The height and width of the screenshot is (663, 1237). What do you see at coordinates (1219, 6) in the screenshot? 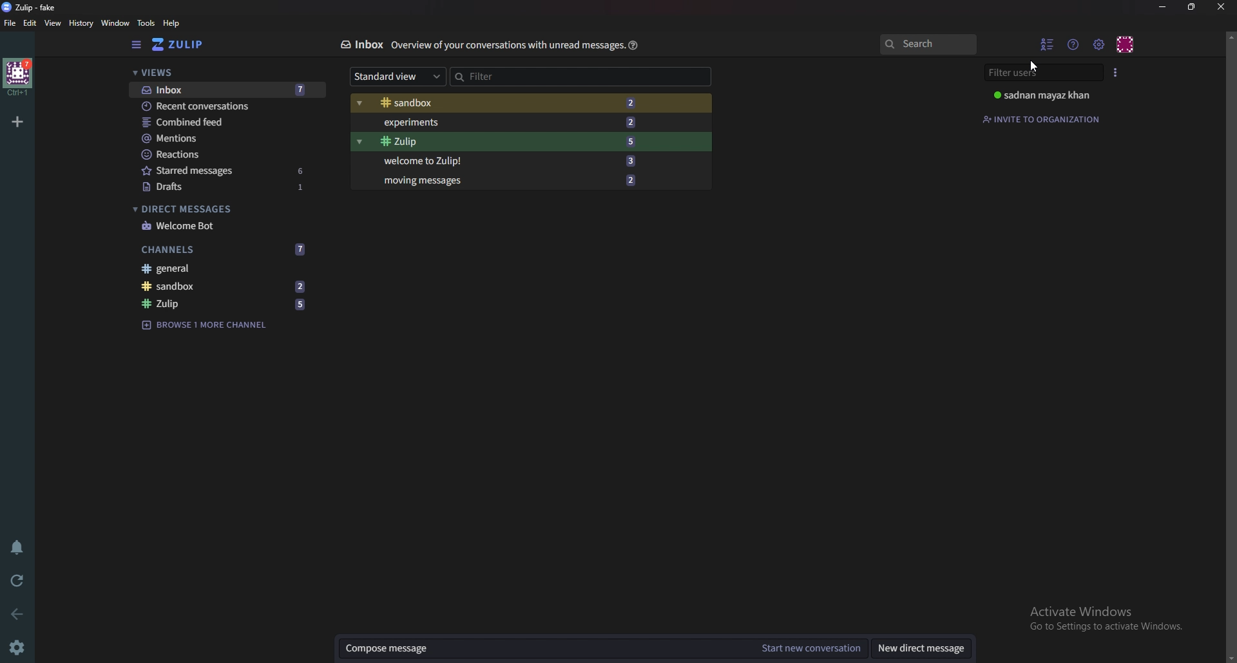
I see `close` at bounding box center [1219, 6].